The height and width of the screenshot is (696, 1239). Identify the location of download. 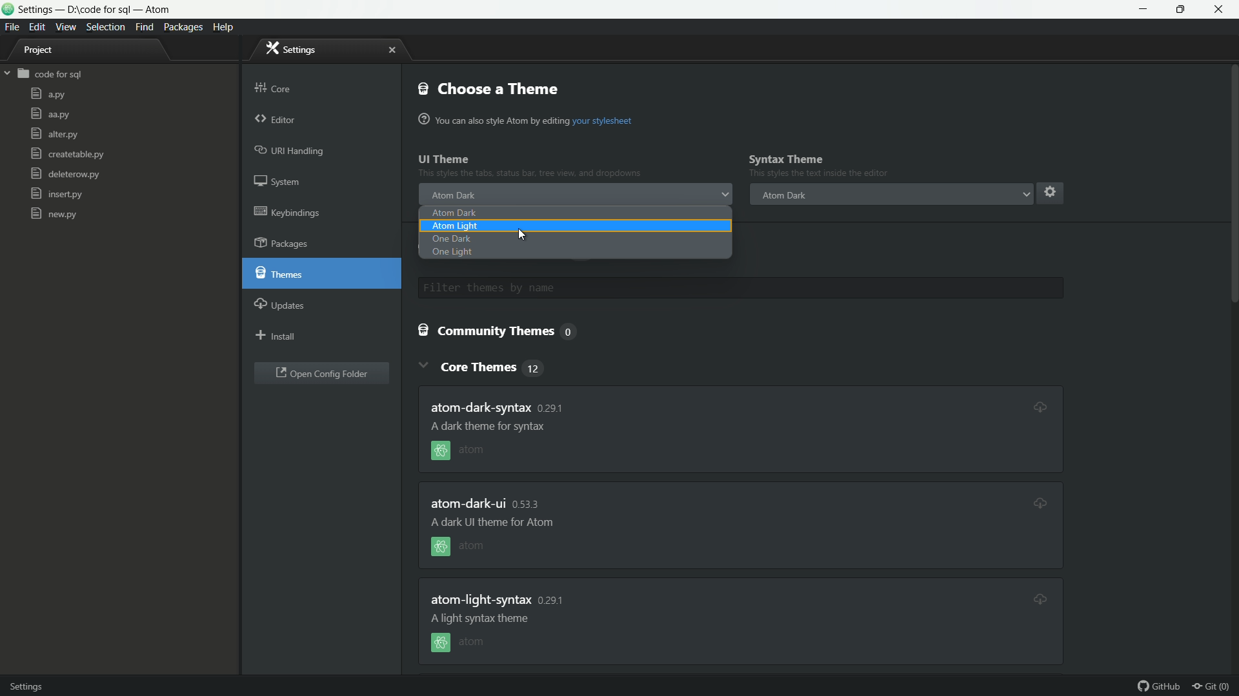
(1032, 405).